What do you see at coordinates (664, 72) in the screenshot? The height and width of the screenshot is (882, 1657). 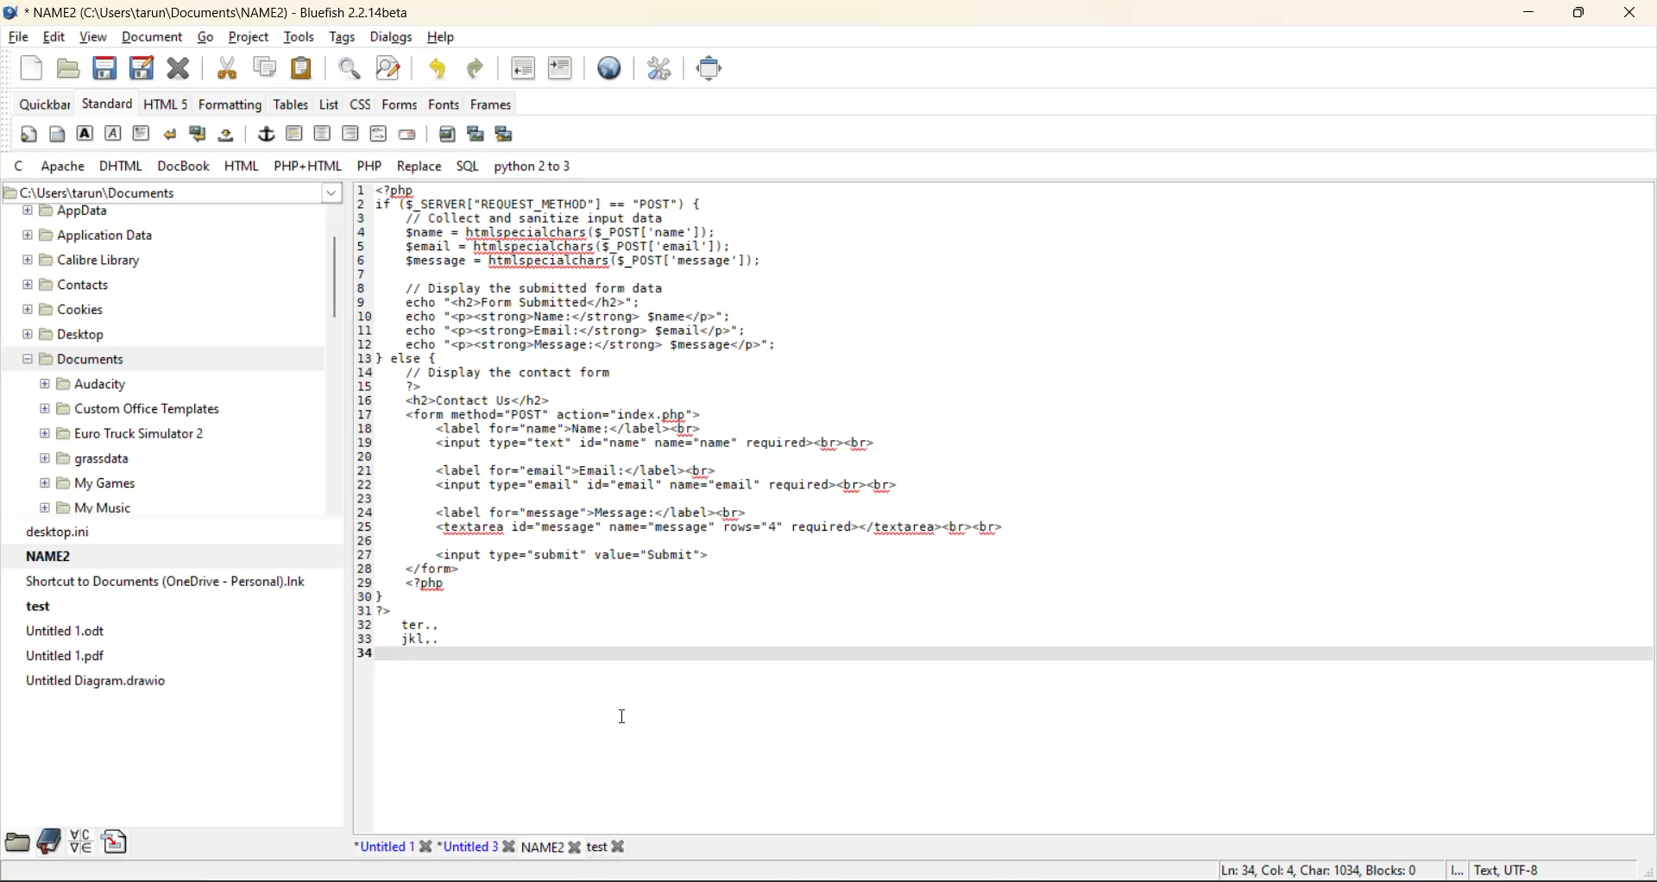 I see `edit preferences` at bounding box center [664, 72].